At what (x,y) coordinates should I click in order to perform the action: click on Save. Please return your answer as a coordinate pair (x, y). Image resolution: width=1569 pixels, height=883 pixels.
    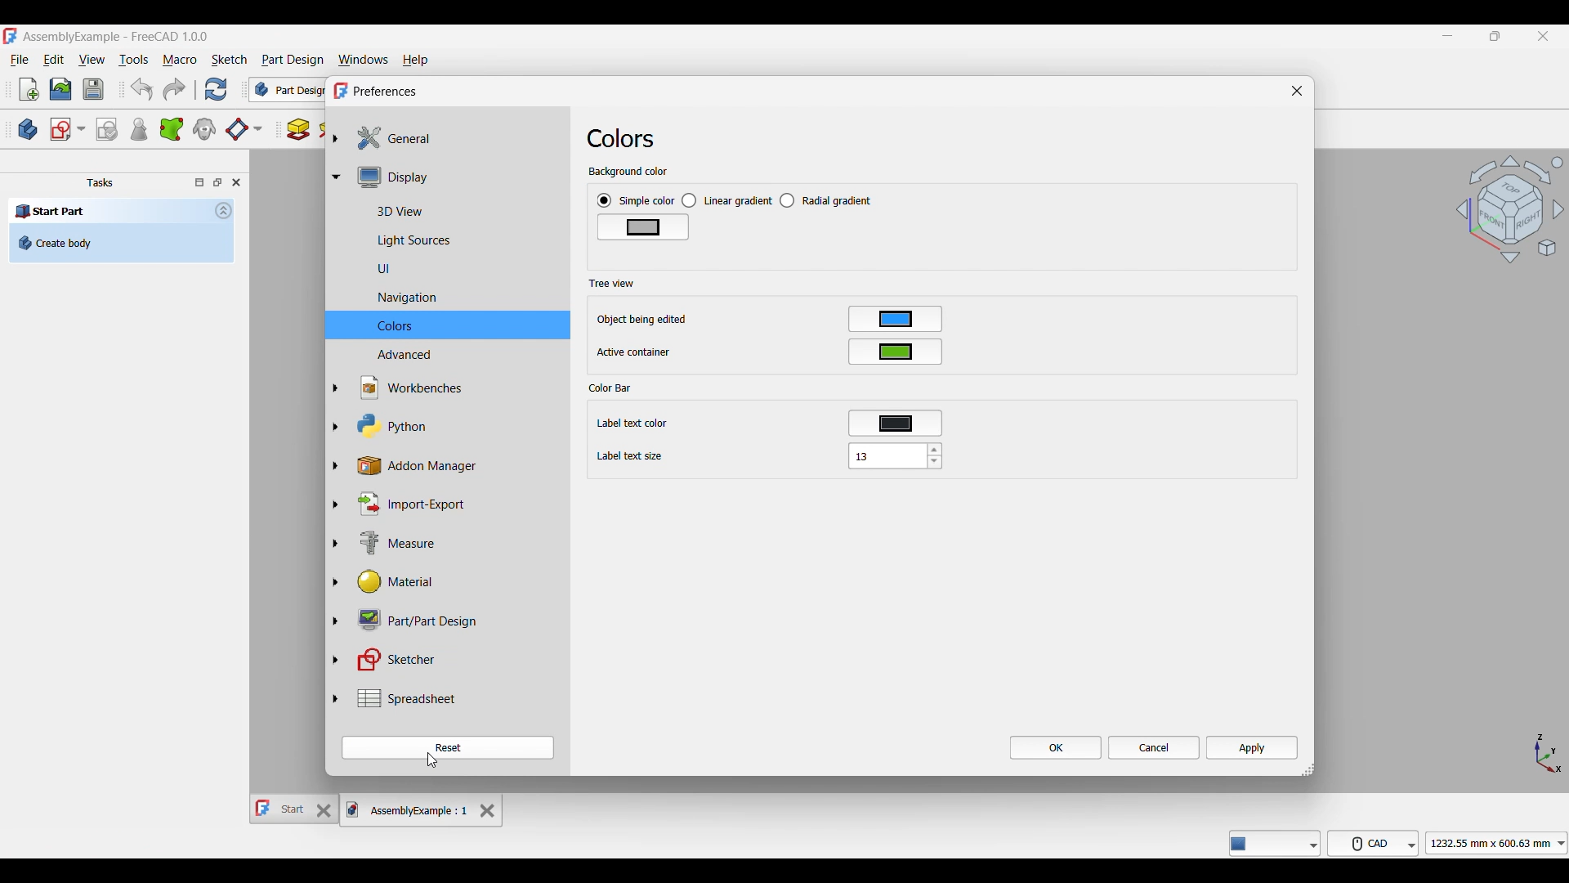
    Looking at the image, I should click on (94, 89).